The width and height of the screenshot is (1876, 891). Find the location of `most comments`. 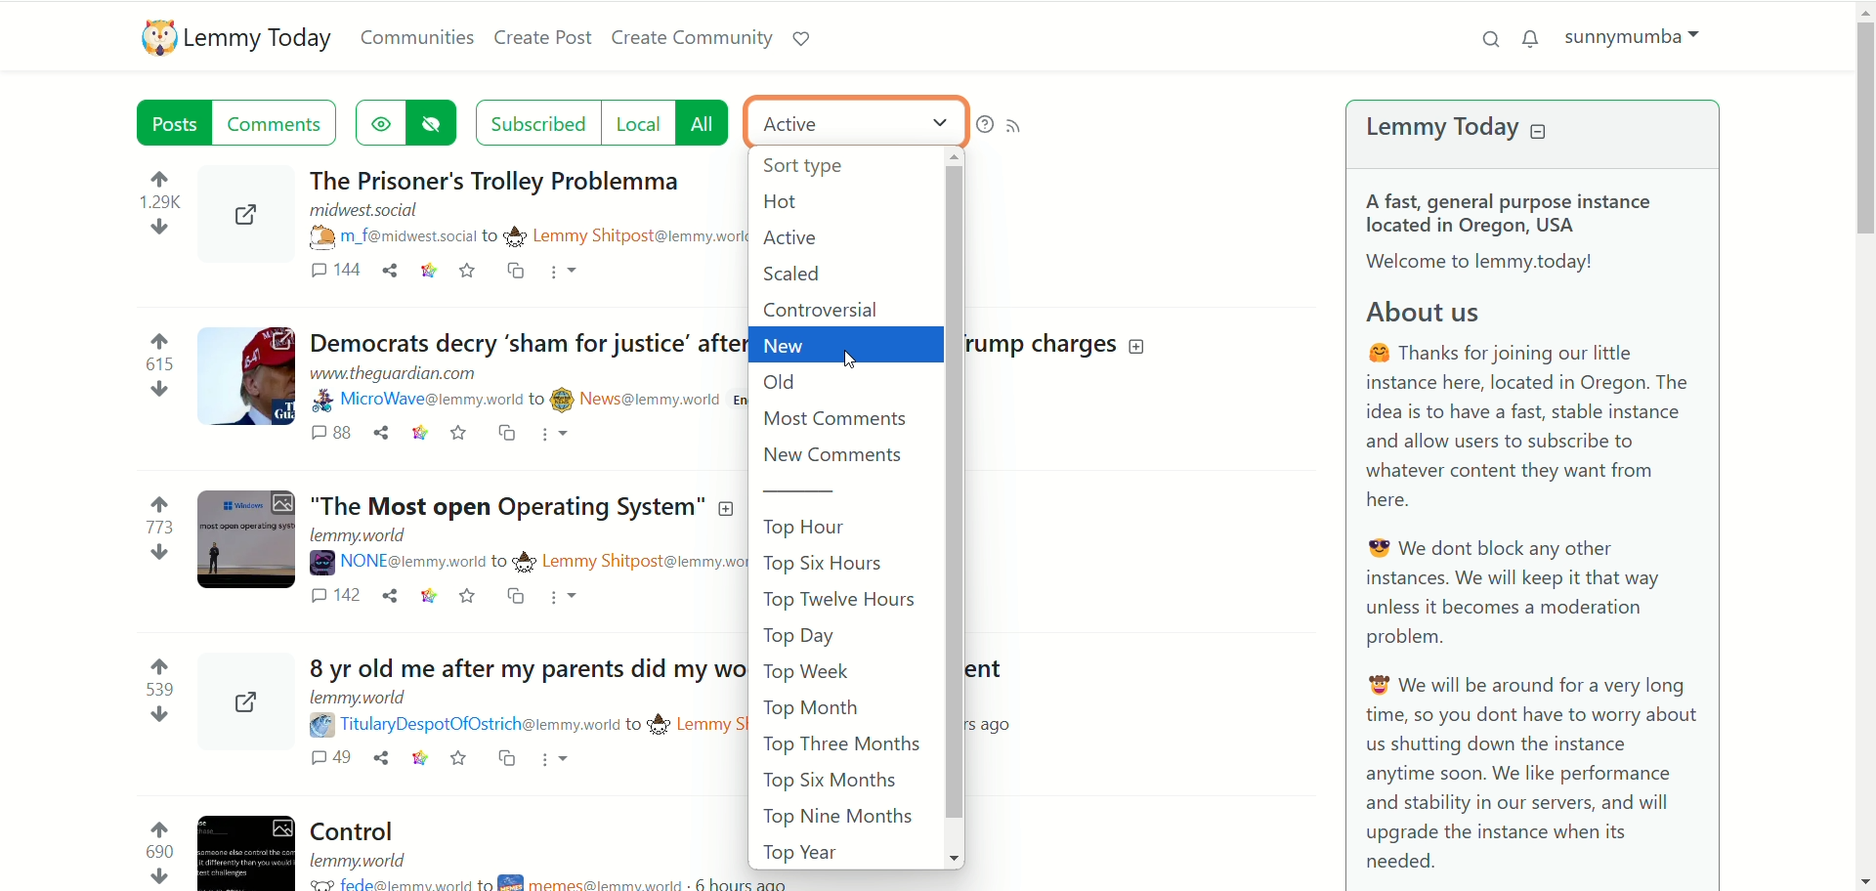

most comments is located at coordinates (843, 418).